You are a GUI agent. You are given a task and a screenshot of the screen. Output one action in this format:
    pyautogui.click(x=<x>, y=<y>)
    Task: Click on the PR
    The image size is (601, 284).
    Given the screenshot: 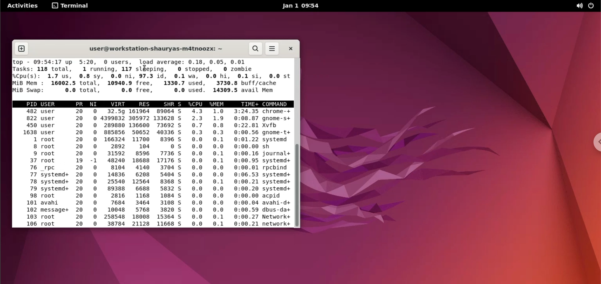 What is the action you would take?
    pyautogui.click(x=80, y=104)
    